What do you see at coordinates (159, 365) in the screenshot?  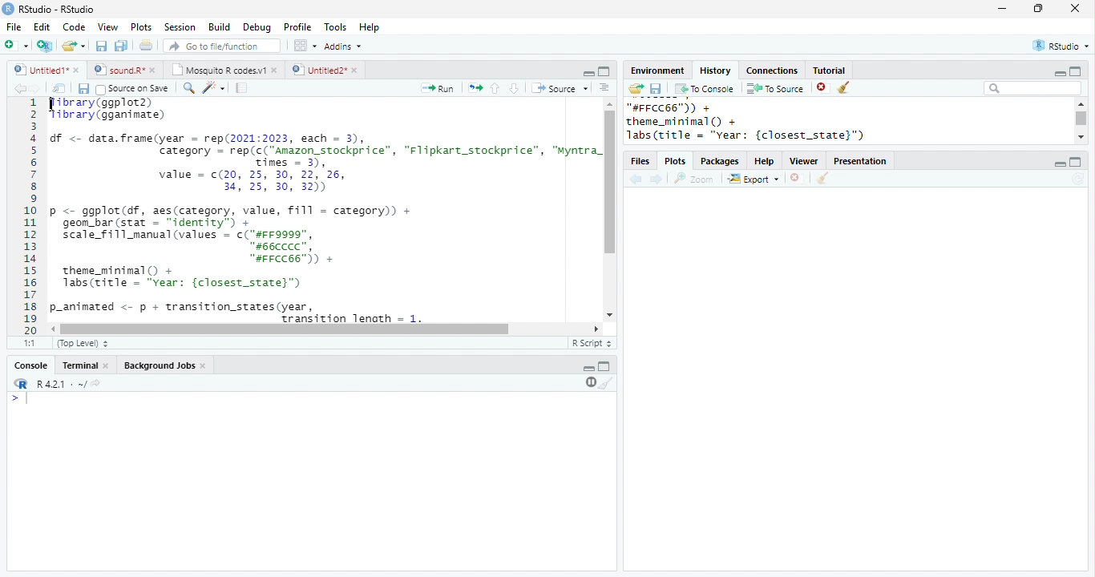 I see `Background Jobs` at bounding box center [159, 365].